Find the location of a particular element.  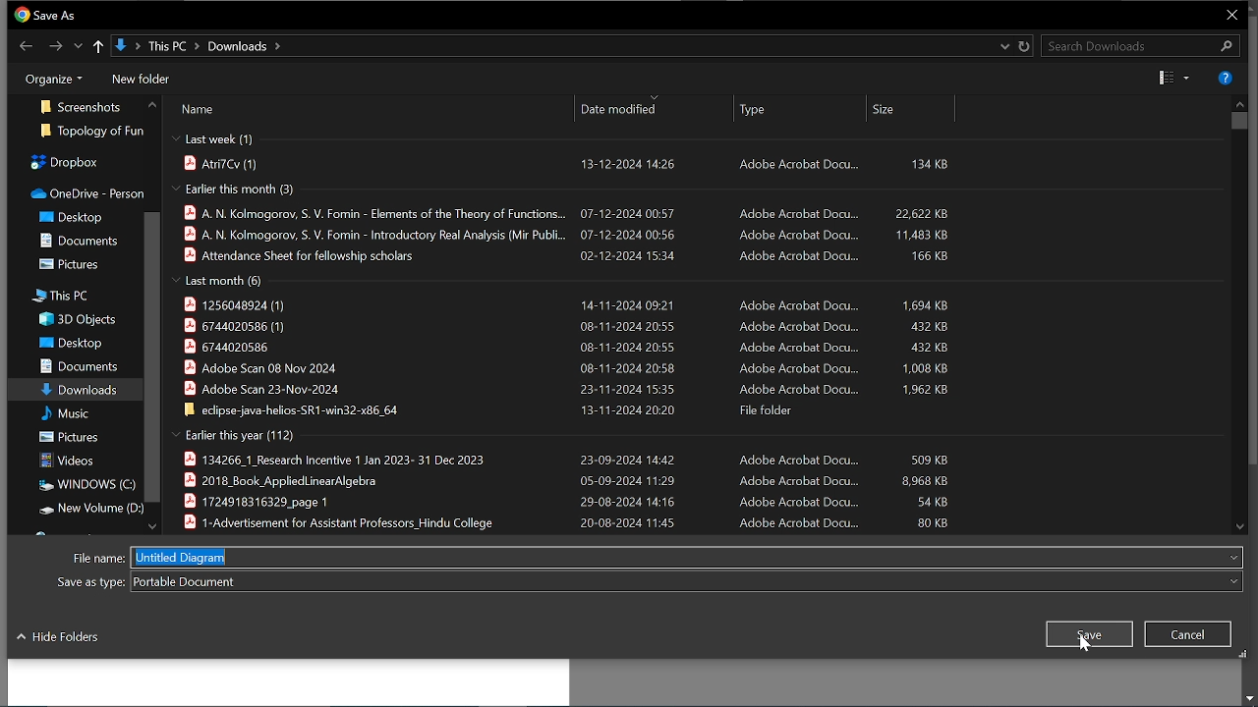

pictures is located at coordinates (69, 438).